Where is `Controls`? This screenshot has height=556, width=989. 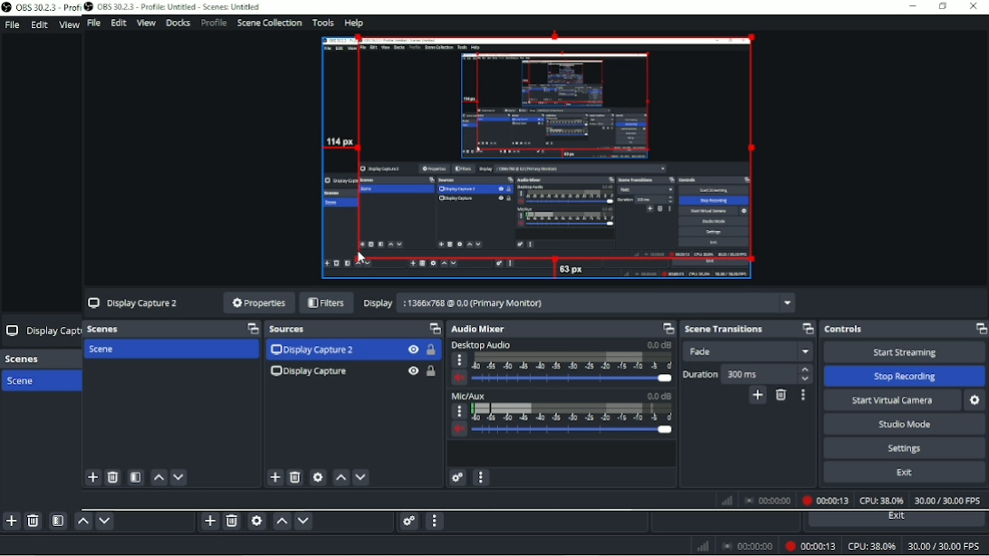 Controls is located at coordinates (850, 330).